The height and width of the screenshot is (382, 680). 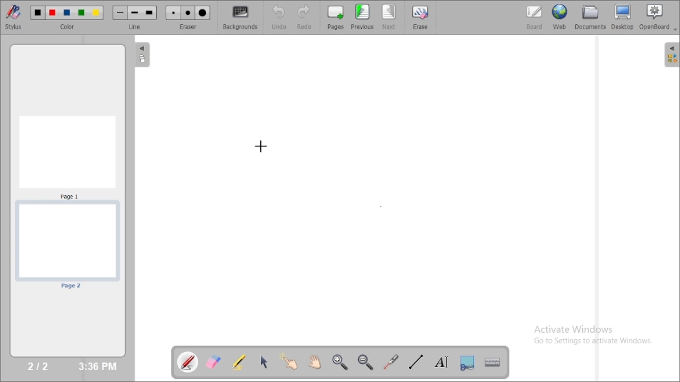 I want to click on write text, so click(x=441, y=362).